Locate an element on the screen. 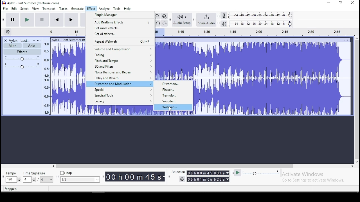 Image resolution: width=360 pixels, height=202 pixels. tempo is located at coordinates (13, 178).